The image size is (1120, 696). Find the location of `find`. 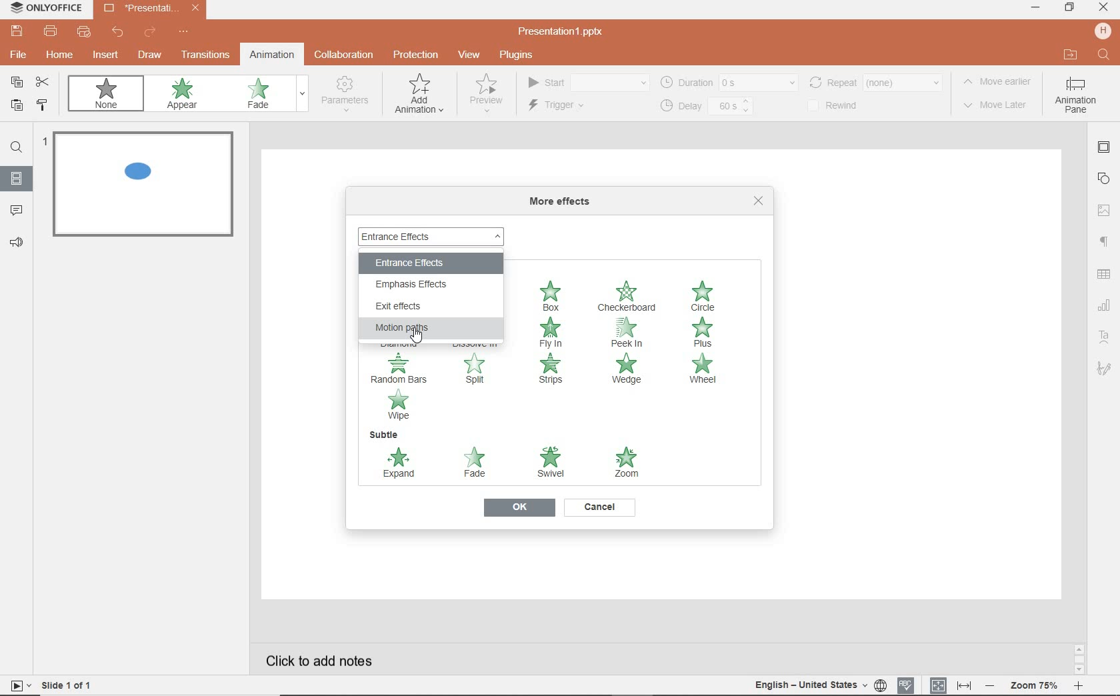

find is located at coordinates (17, 149).